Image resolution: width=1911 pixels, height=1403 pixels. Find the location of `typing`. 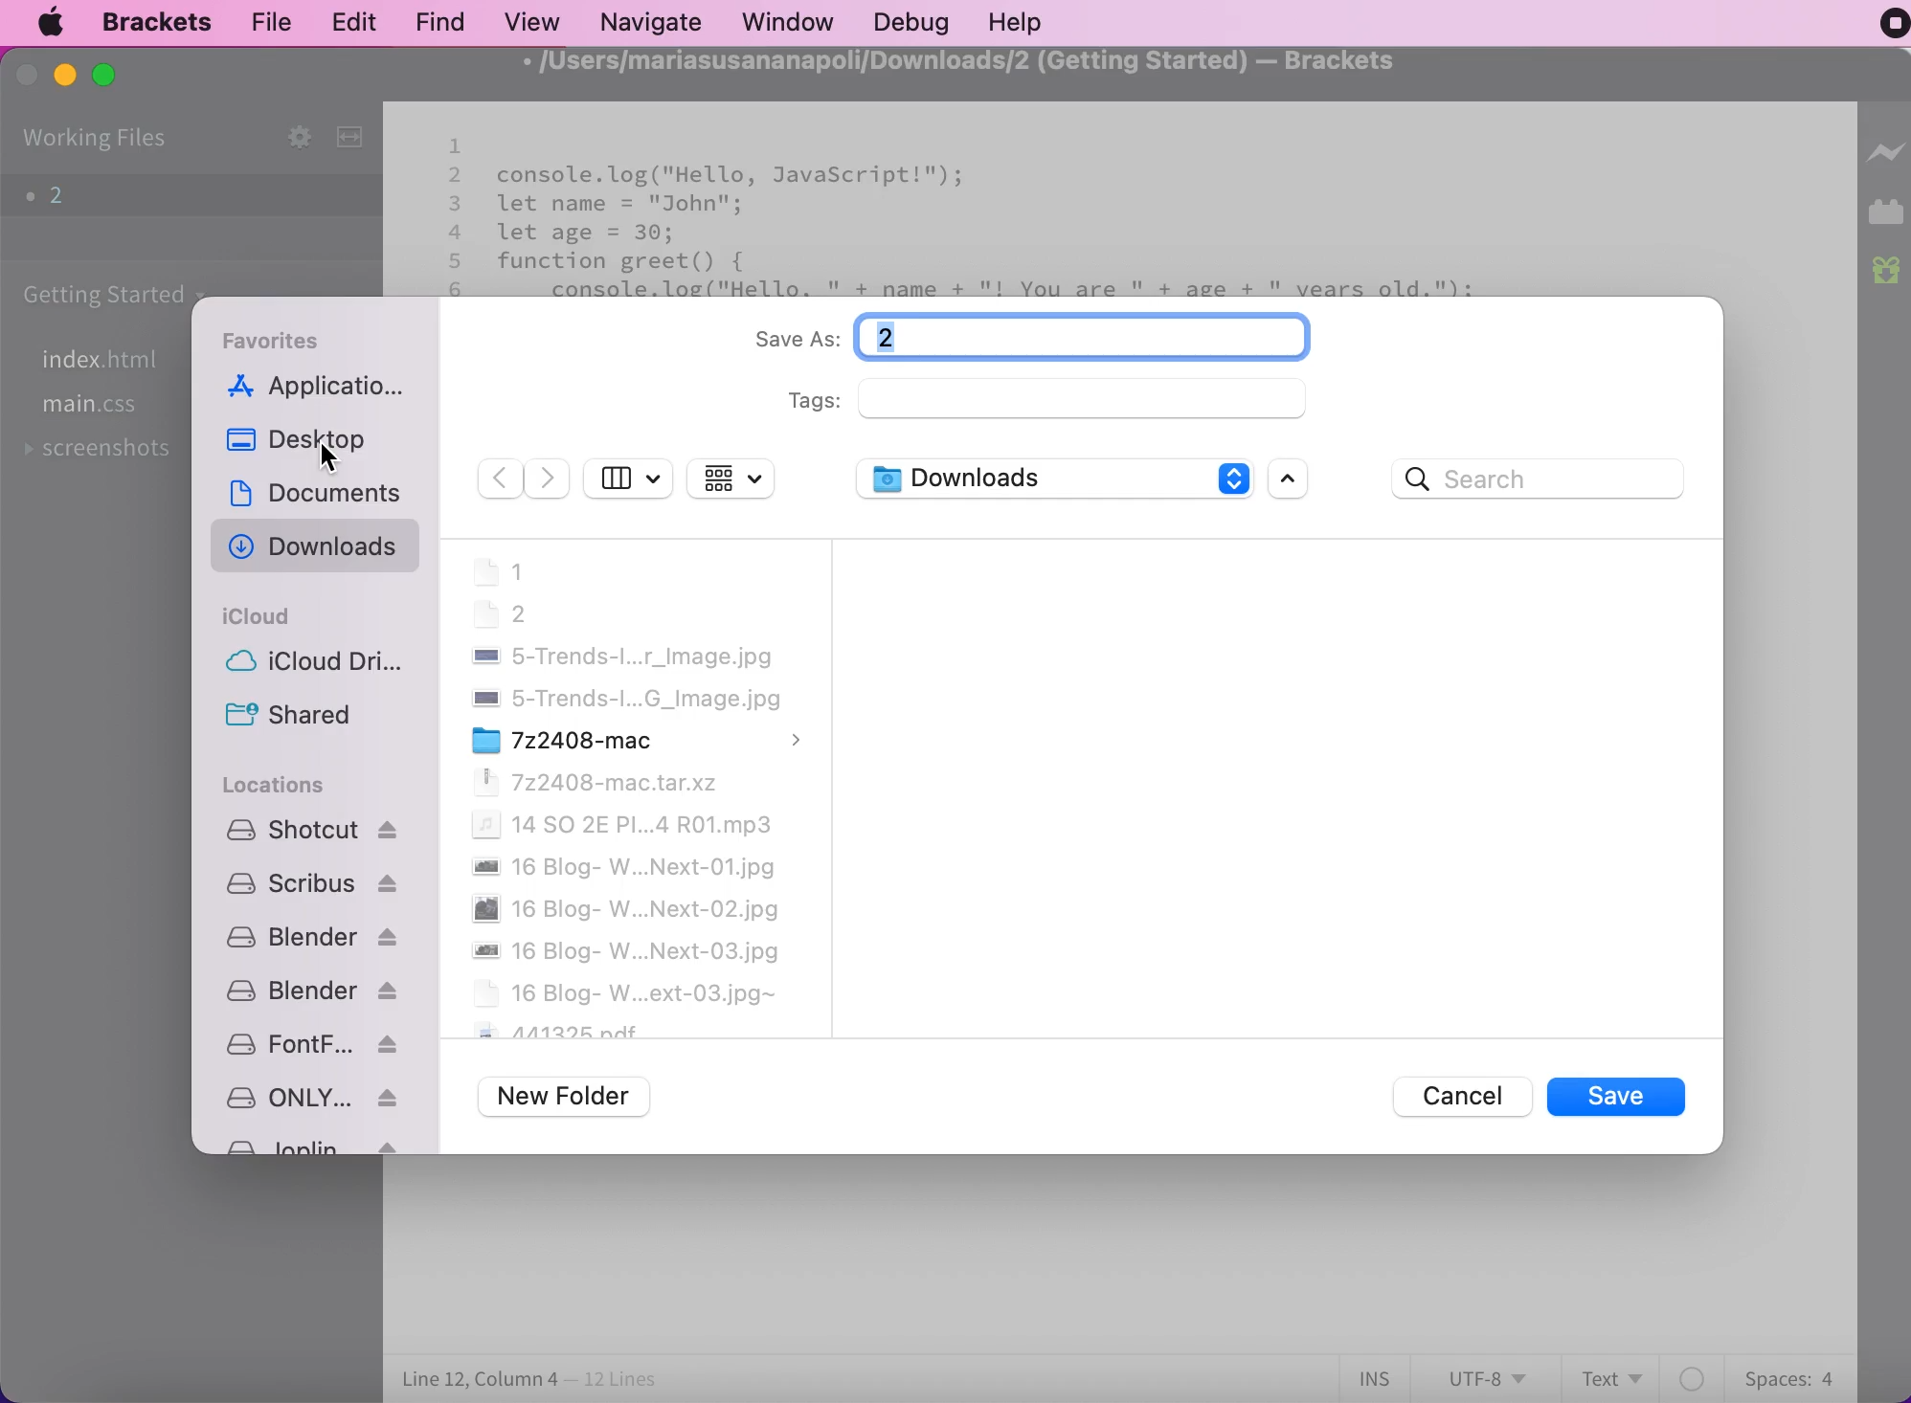

typing is located at coordinates (1095, 339).